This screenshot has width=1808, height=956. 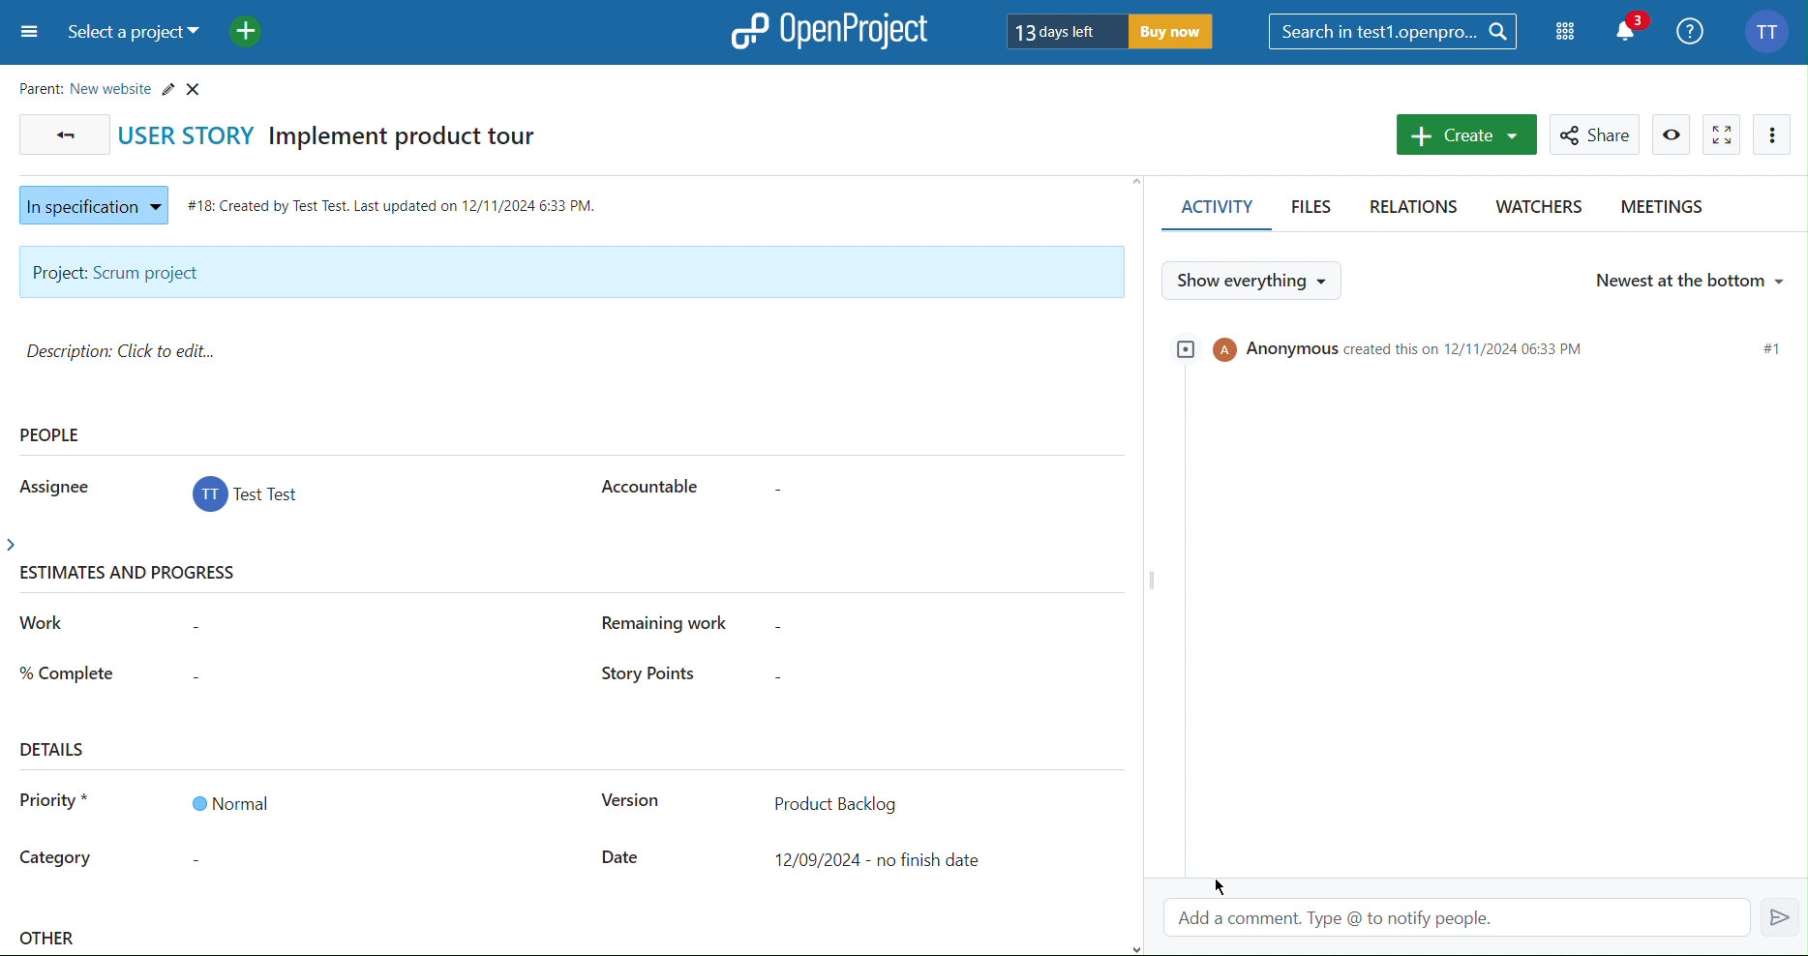 I want to click on Product Backlog, so click(x=835, y=801).